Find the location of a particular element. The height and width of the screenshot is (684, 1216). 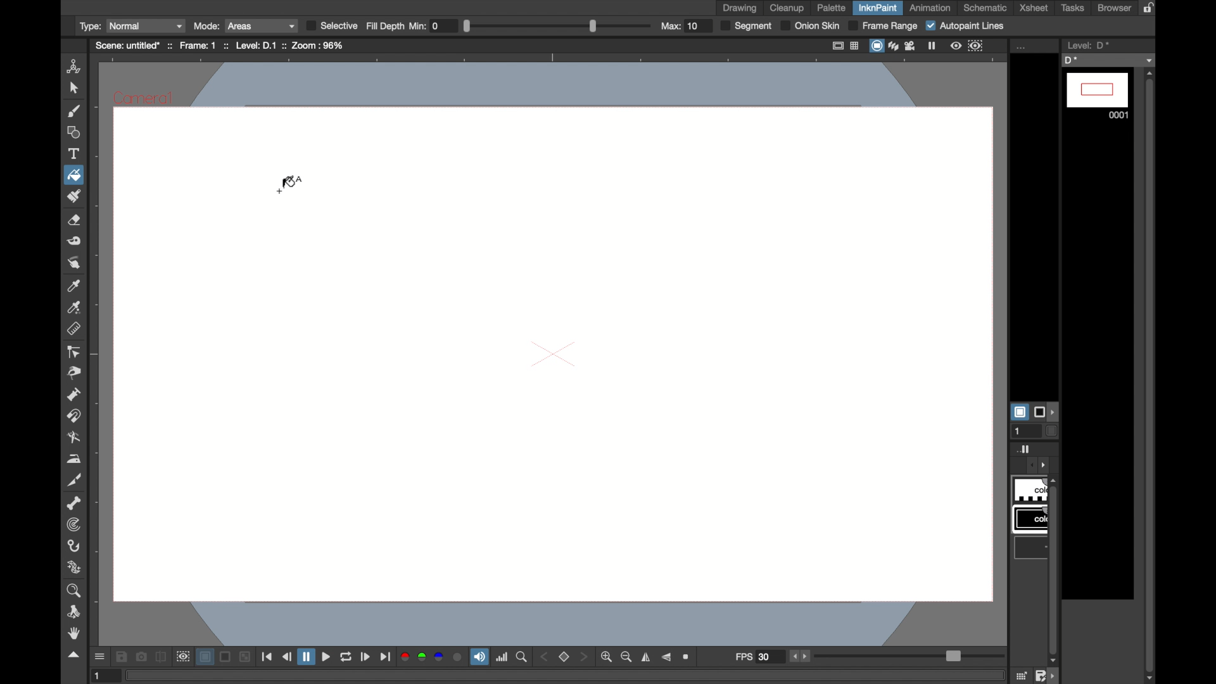

play is located at coordinates (328, 657).